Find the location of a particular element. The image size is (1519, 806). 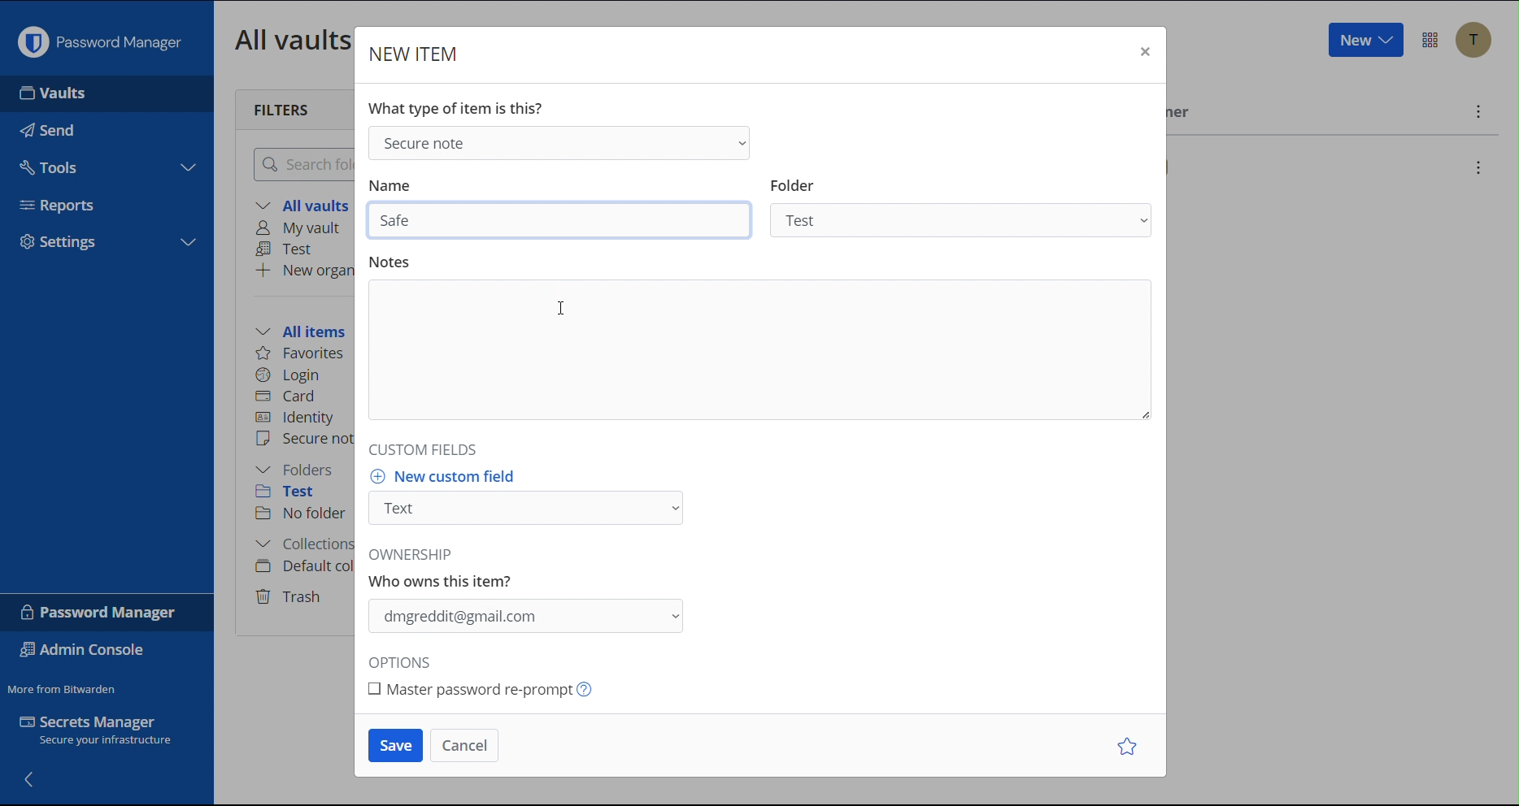

Default collection is located at coordinates (302, 566).